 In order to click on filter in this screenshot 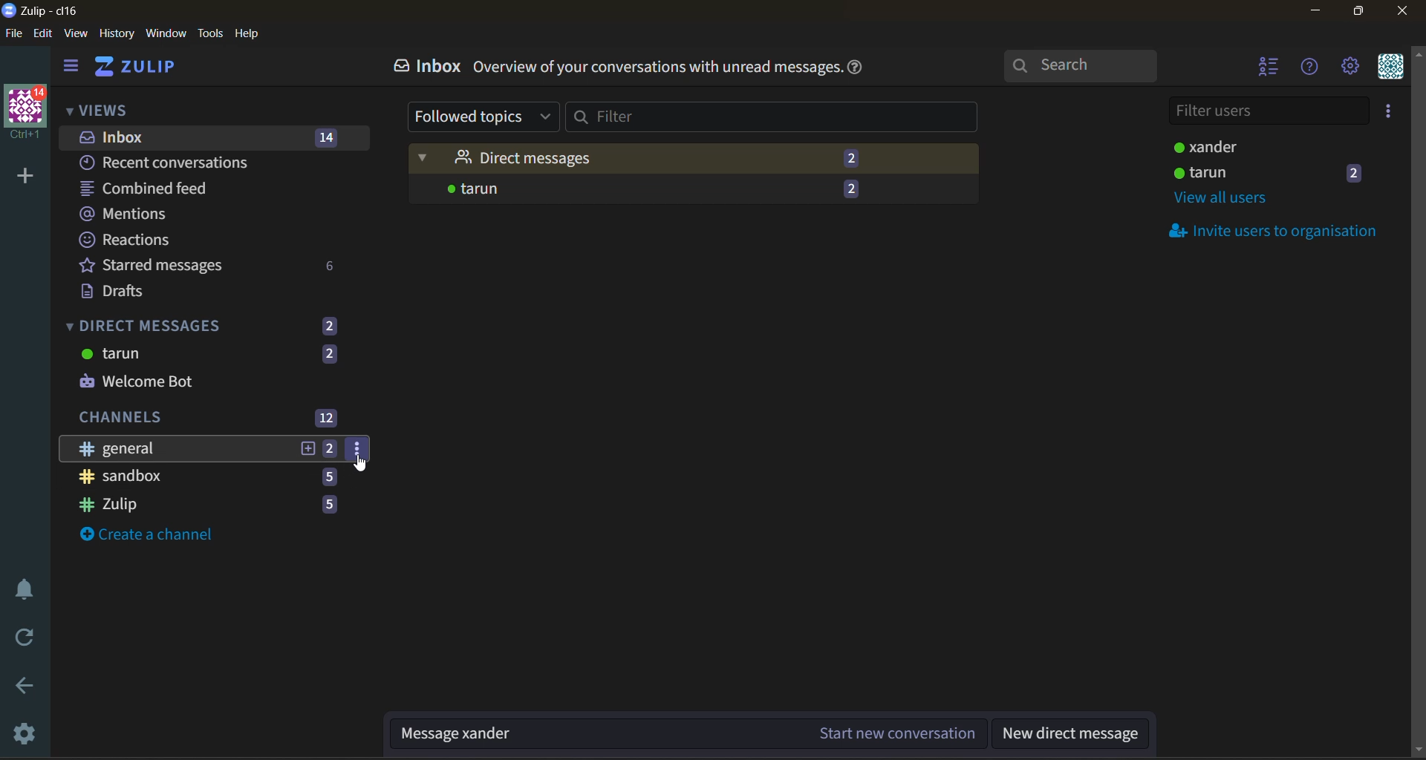, I will do `click(776, 119)`.